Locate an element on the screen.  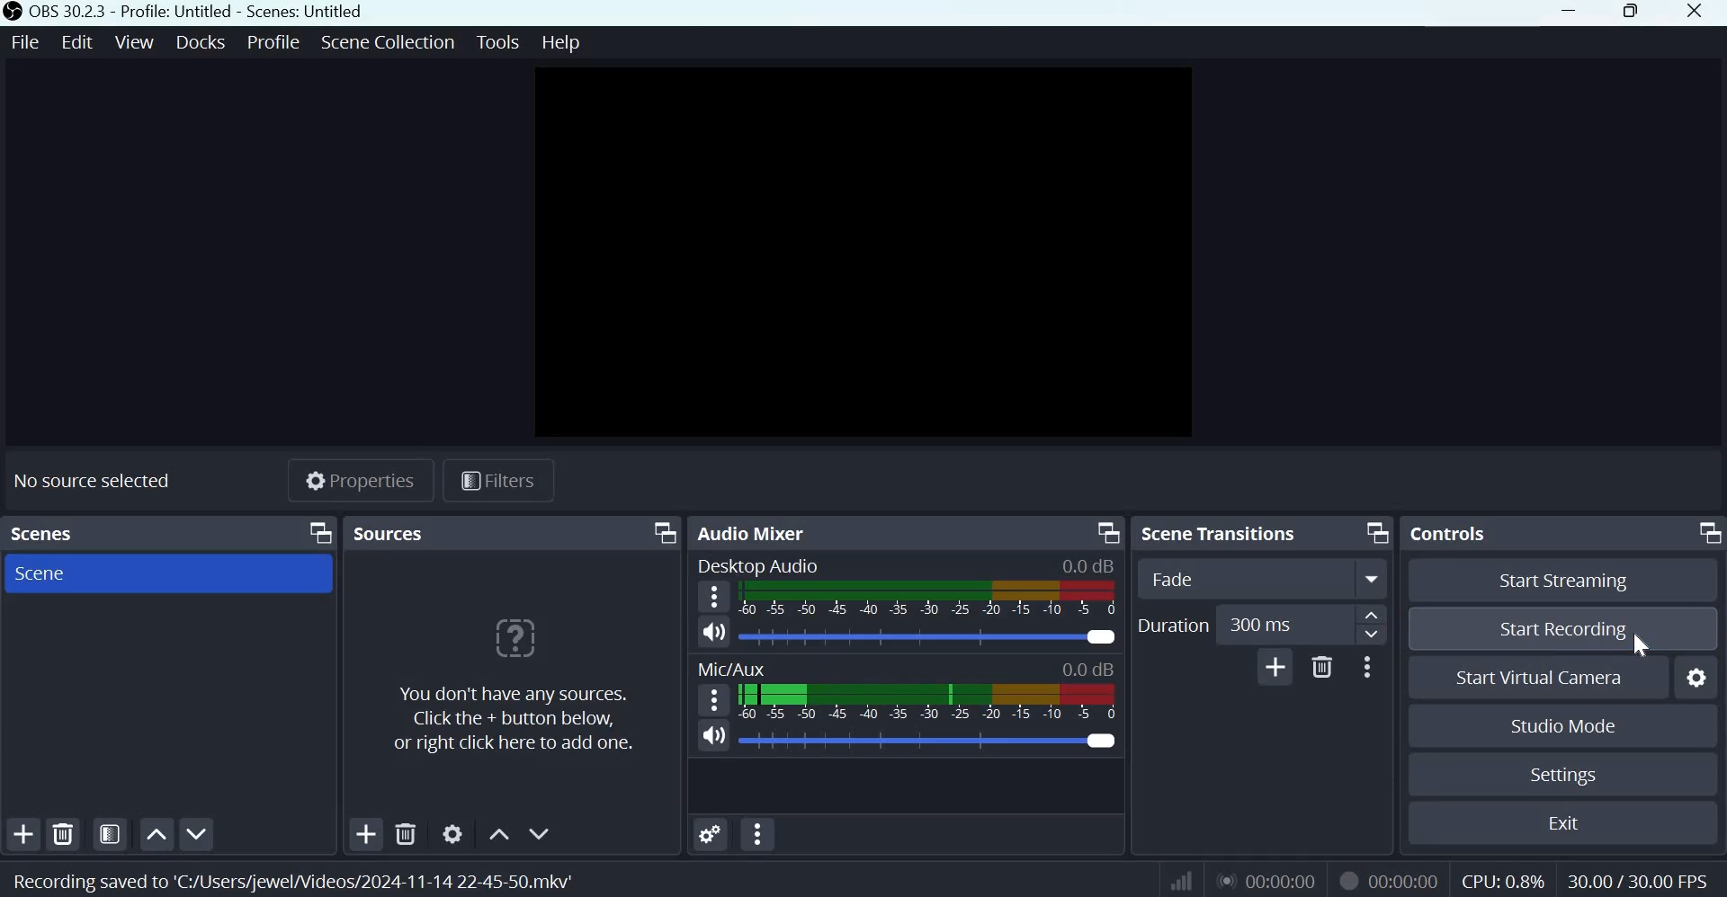
00:00:00 is located at coordinates (1266, 880).